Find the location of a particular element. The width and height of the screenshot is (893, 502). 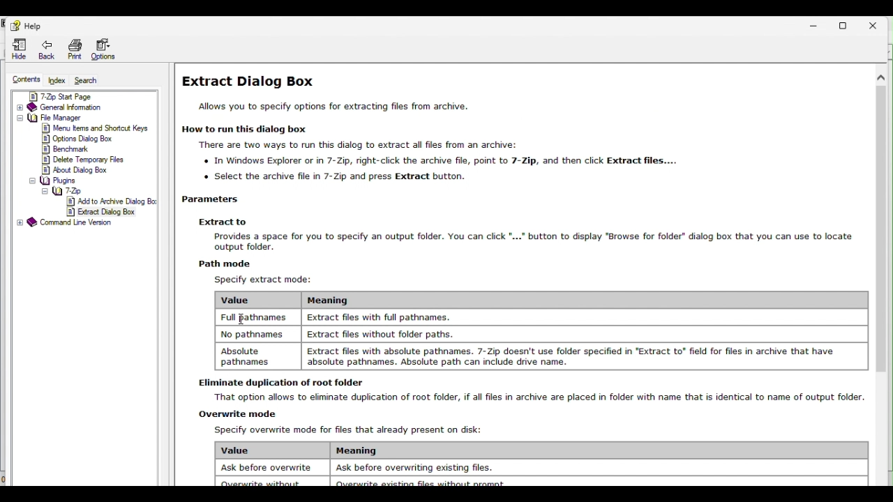

Minimize is located at coordinates (813, 26).